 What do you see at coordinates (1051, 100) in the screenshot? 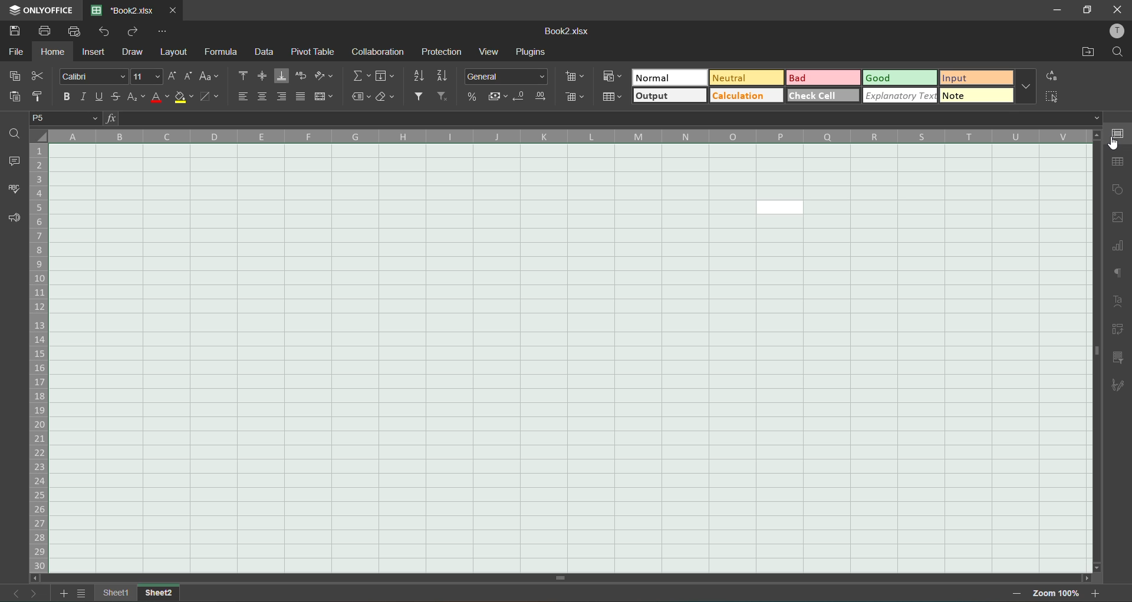
I see `select cell` at bounding box center [1051, 100].